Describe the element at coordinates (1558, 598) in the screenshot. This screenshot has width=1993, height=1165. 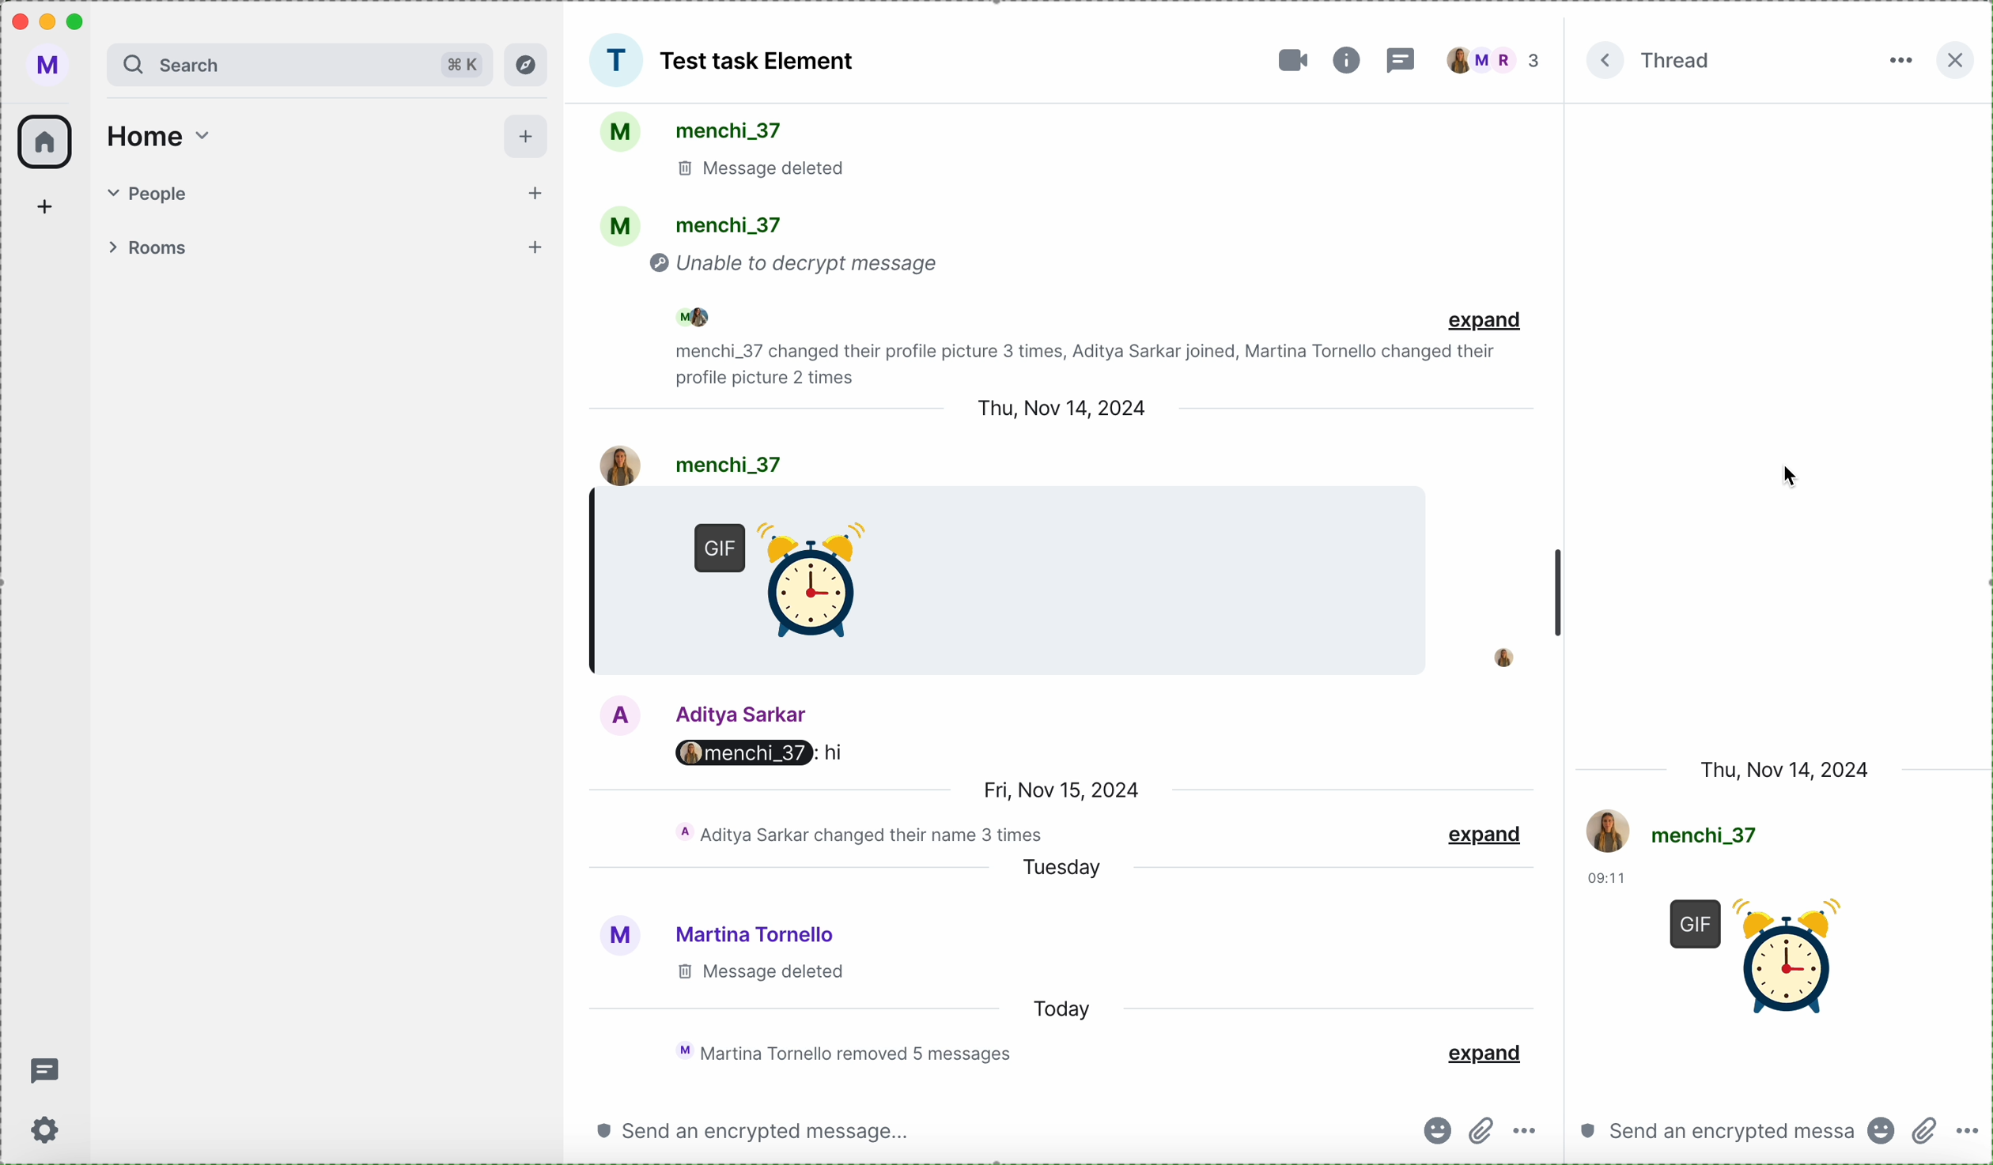
I see `scroll bar` at that location.